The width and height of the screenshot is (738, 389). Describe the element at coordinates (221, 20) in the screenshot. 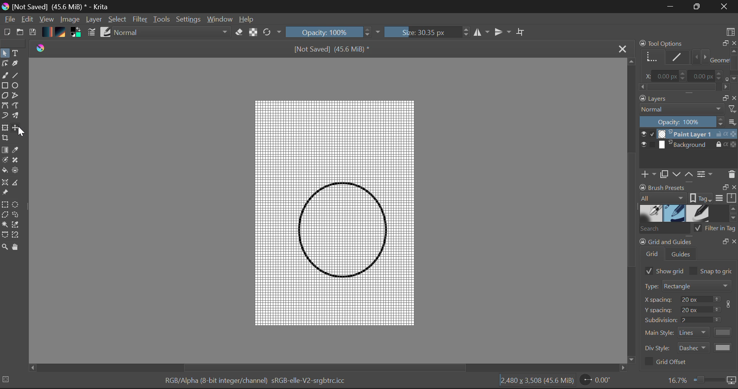

I see `Window` at that location.